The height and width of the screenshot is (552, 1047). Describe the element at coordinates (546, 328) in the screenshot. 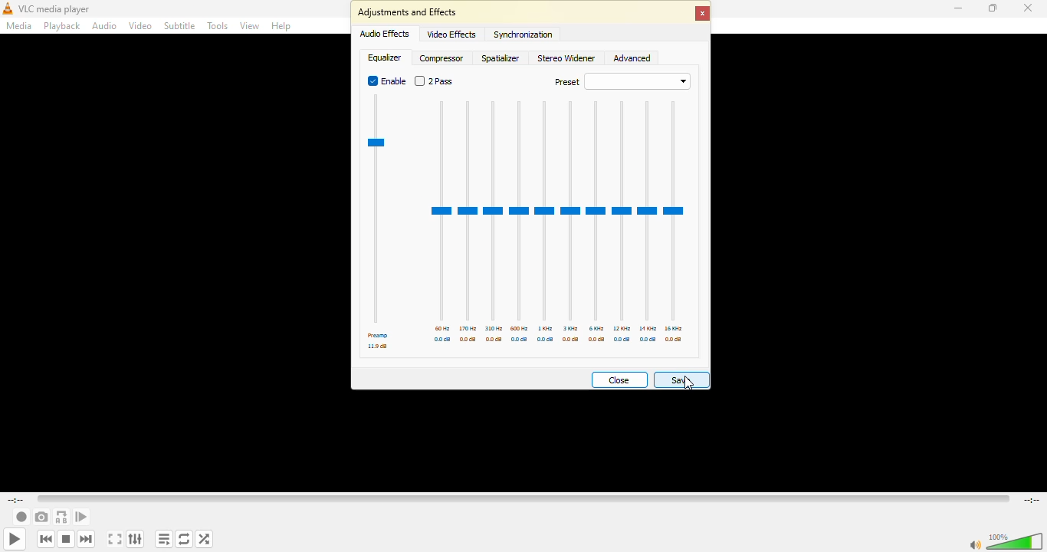

I see `1 khz` at that location.